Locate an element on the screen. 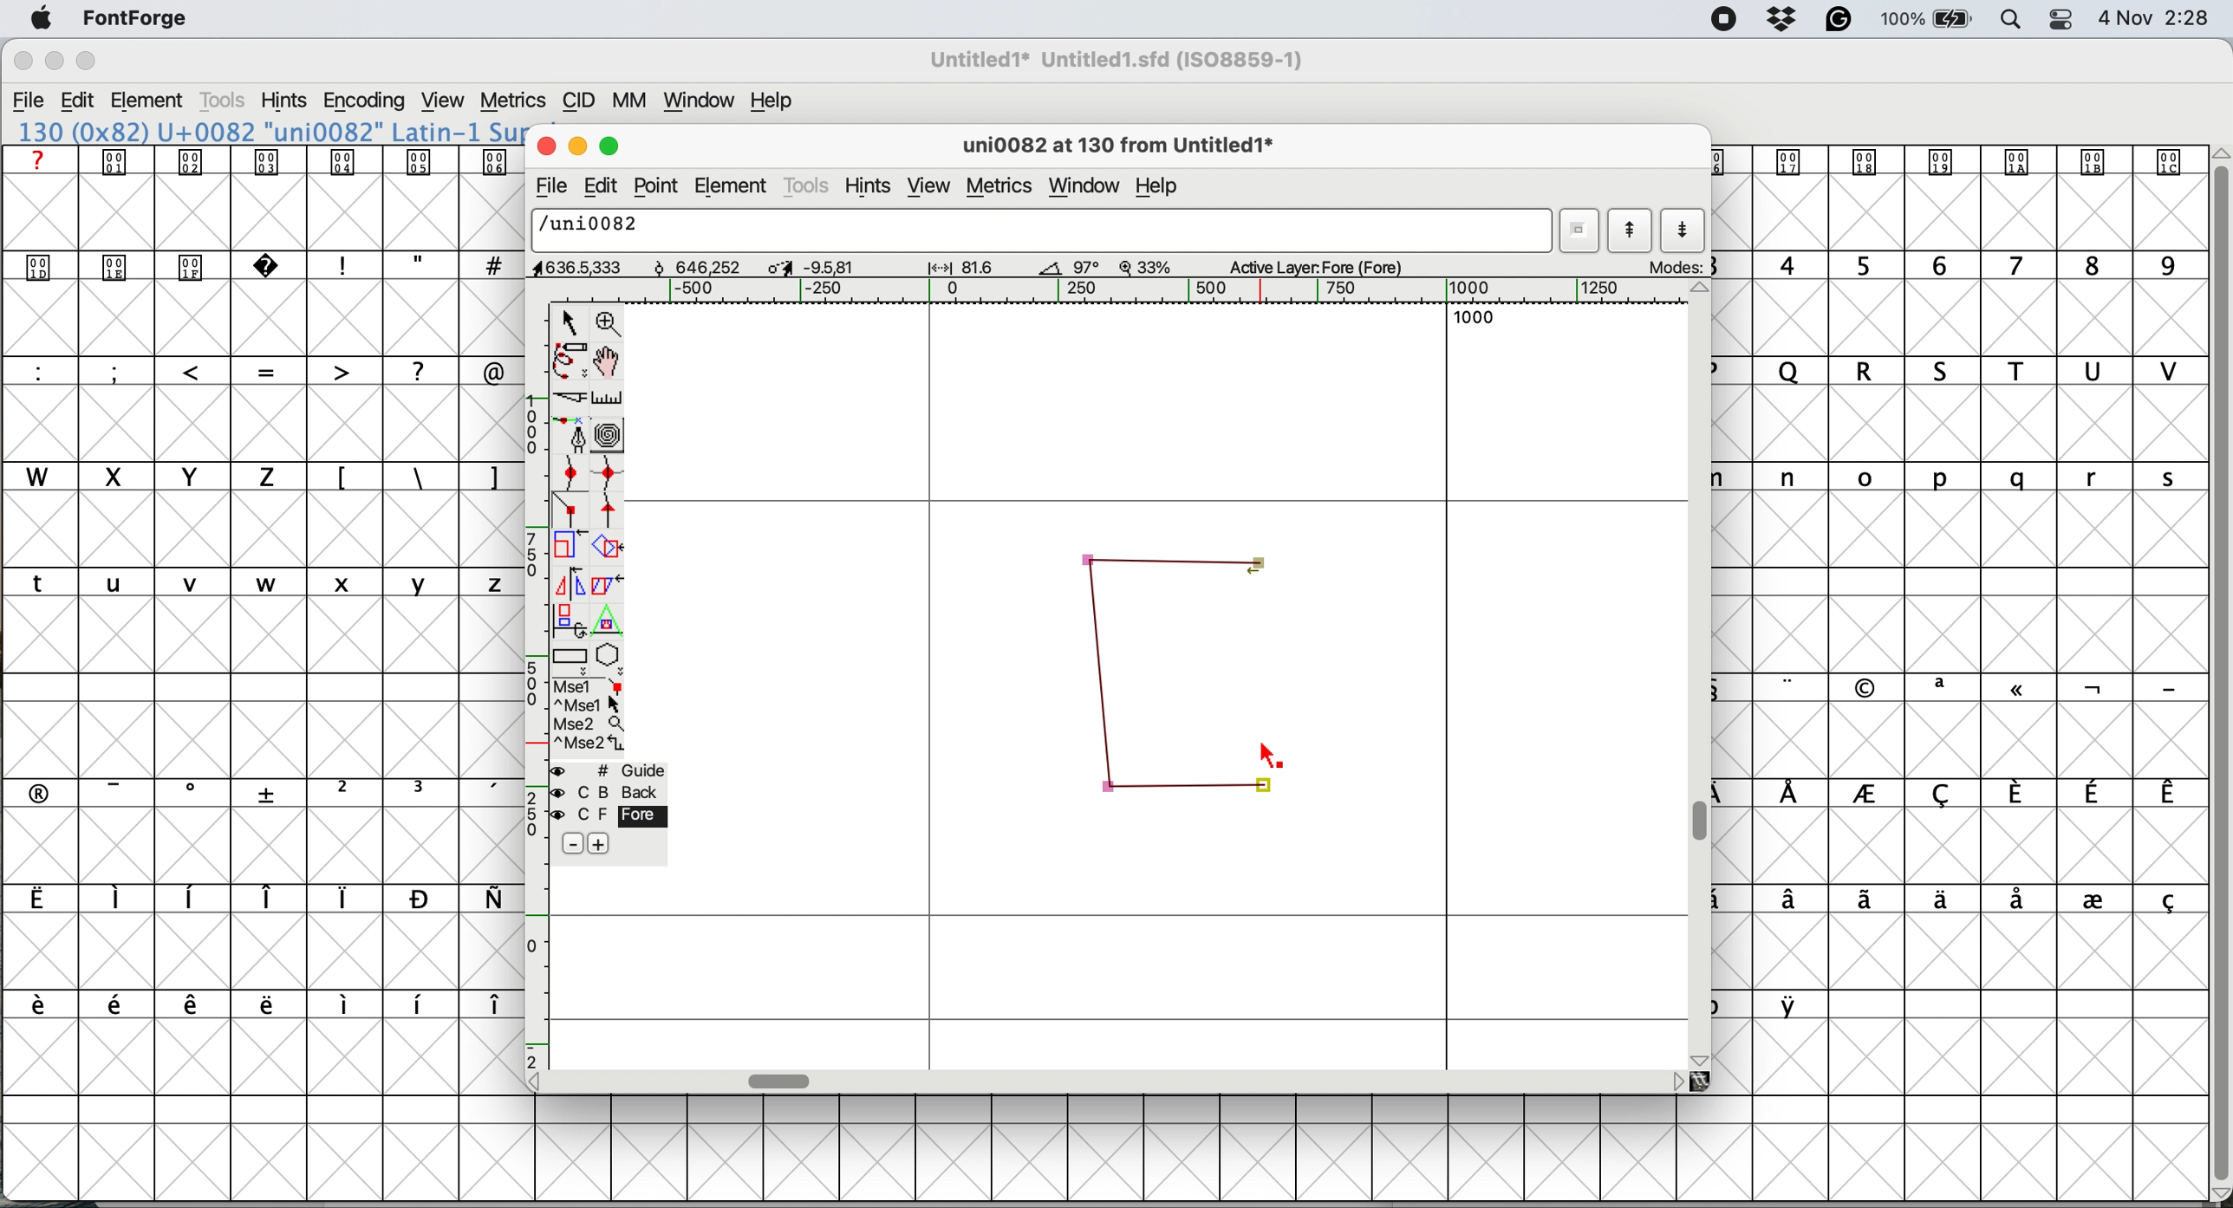 This screenshot has width=2233, height=1208. active layer is located at coordinates (1333, 265).